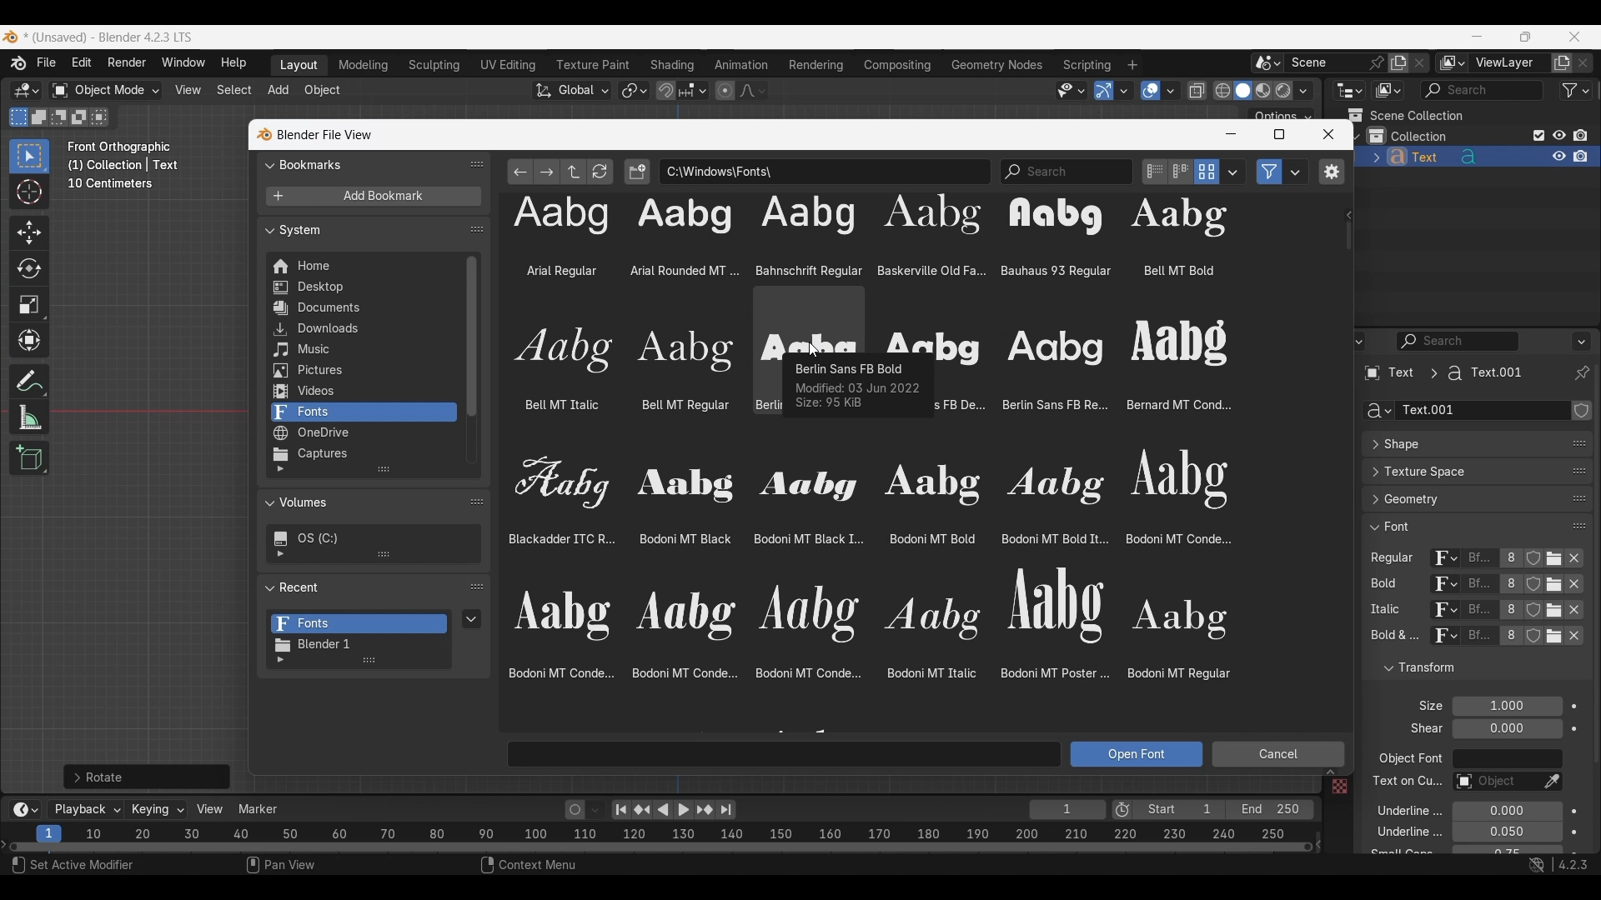 The image size is (1601, 900). What do you see at coordinates (357, 645) in the screenshot?
I see `Blender 1 folder` at bounding box center [357, 645].